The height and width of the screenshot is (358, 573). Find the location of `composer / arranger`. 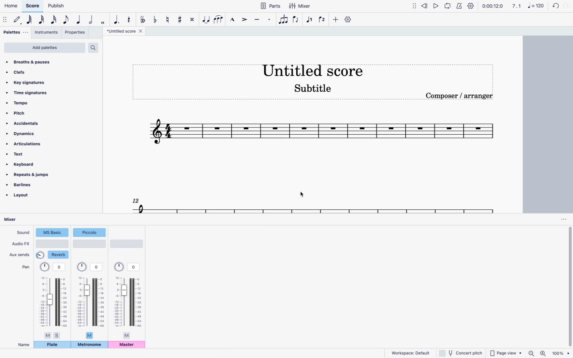

composer / arranger is located at coordinates (464, 97).